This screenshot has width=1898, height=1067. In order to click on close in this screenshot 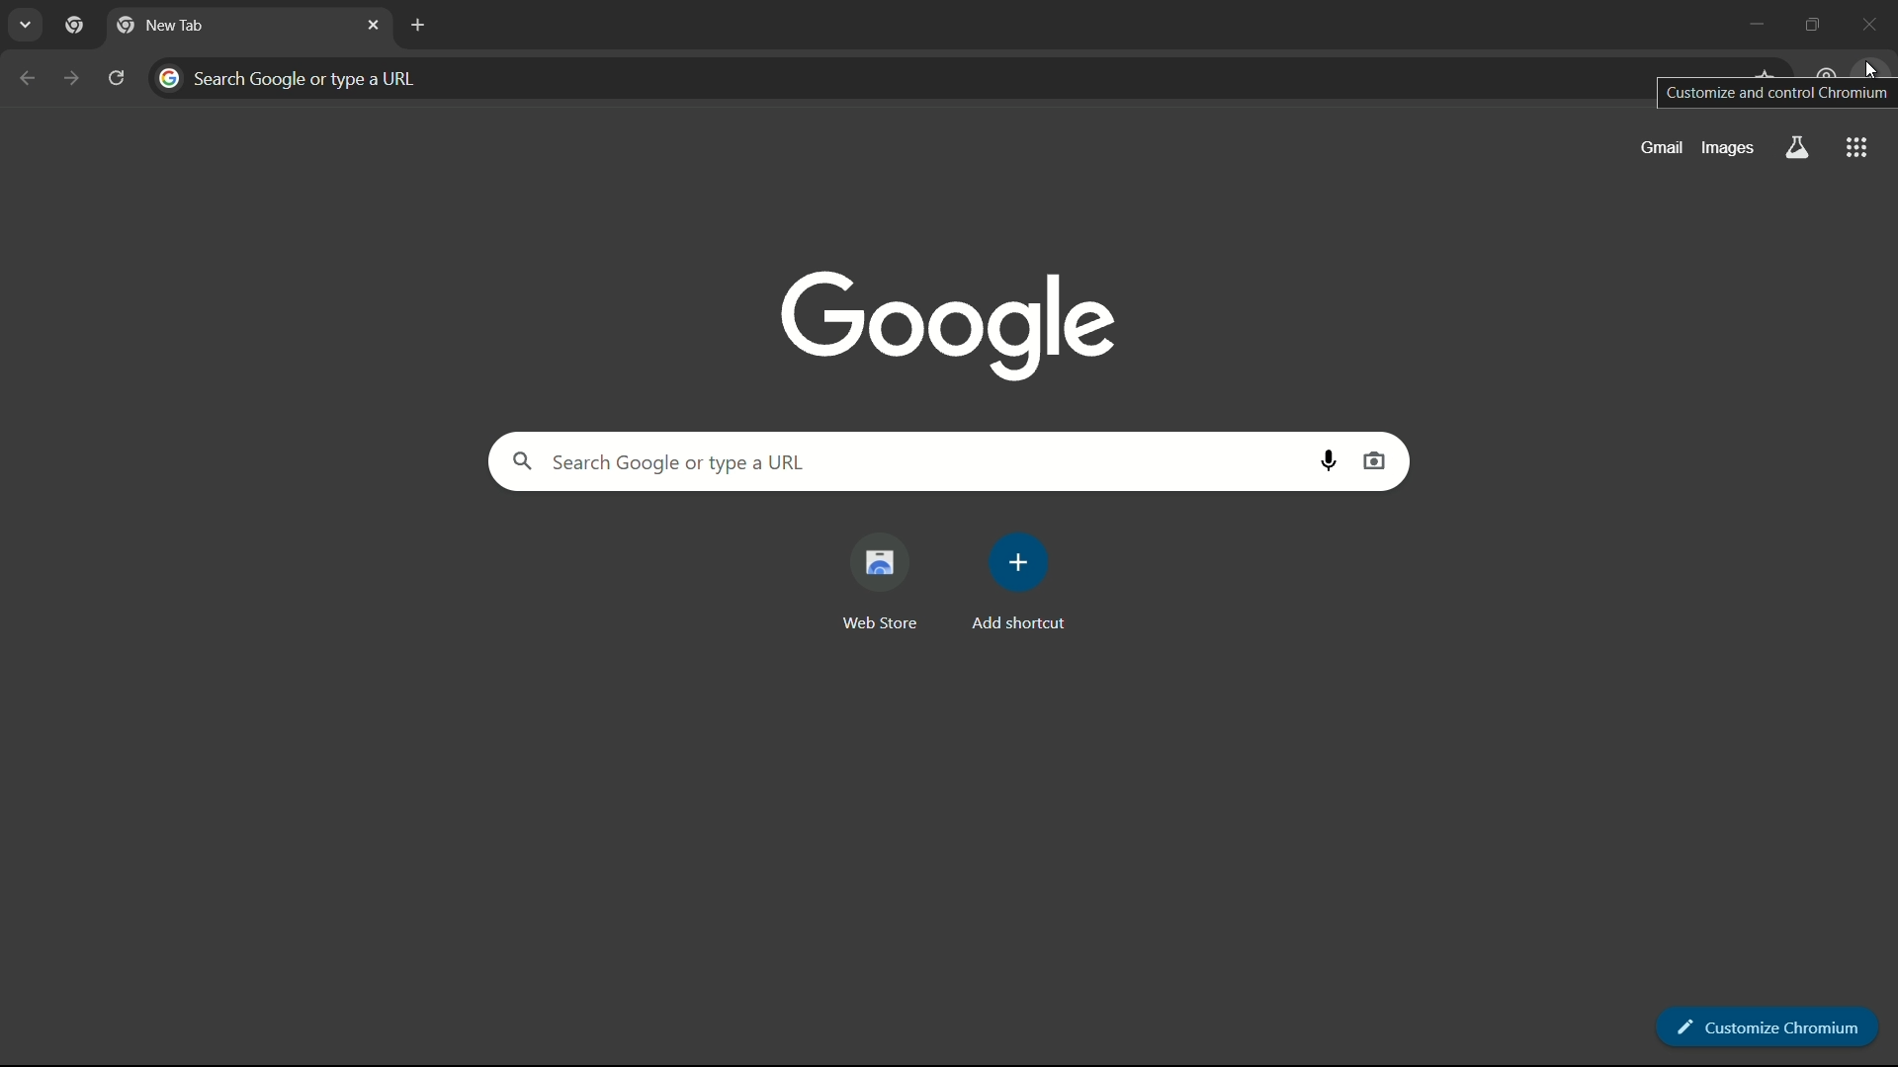, I will do `click(375, 23)`.